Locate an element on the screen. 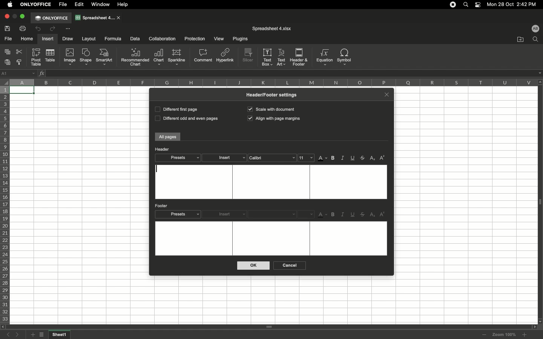 This screenshot has width=543, height=339. Text box is located at coordinates (267, 57).